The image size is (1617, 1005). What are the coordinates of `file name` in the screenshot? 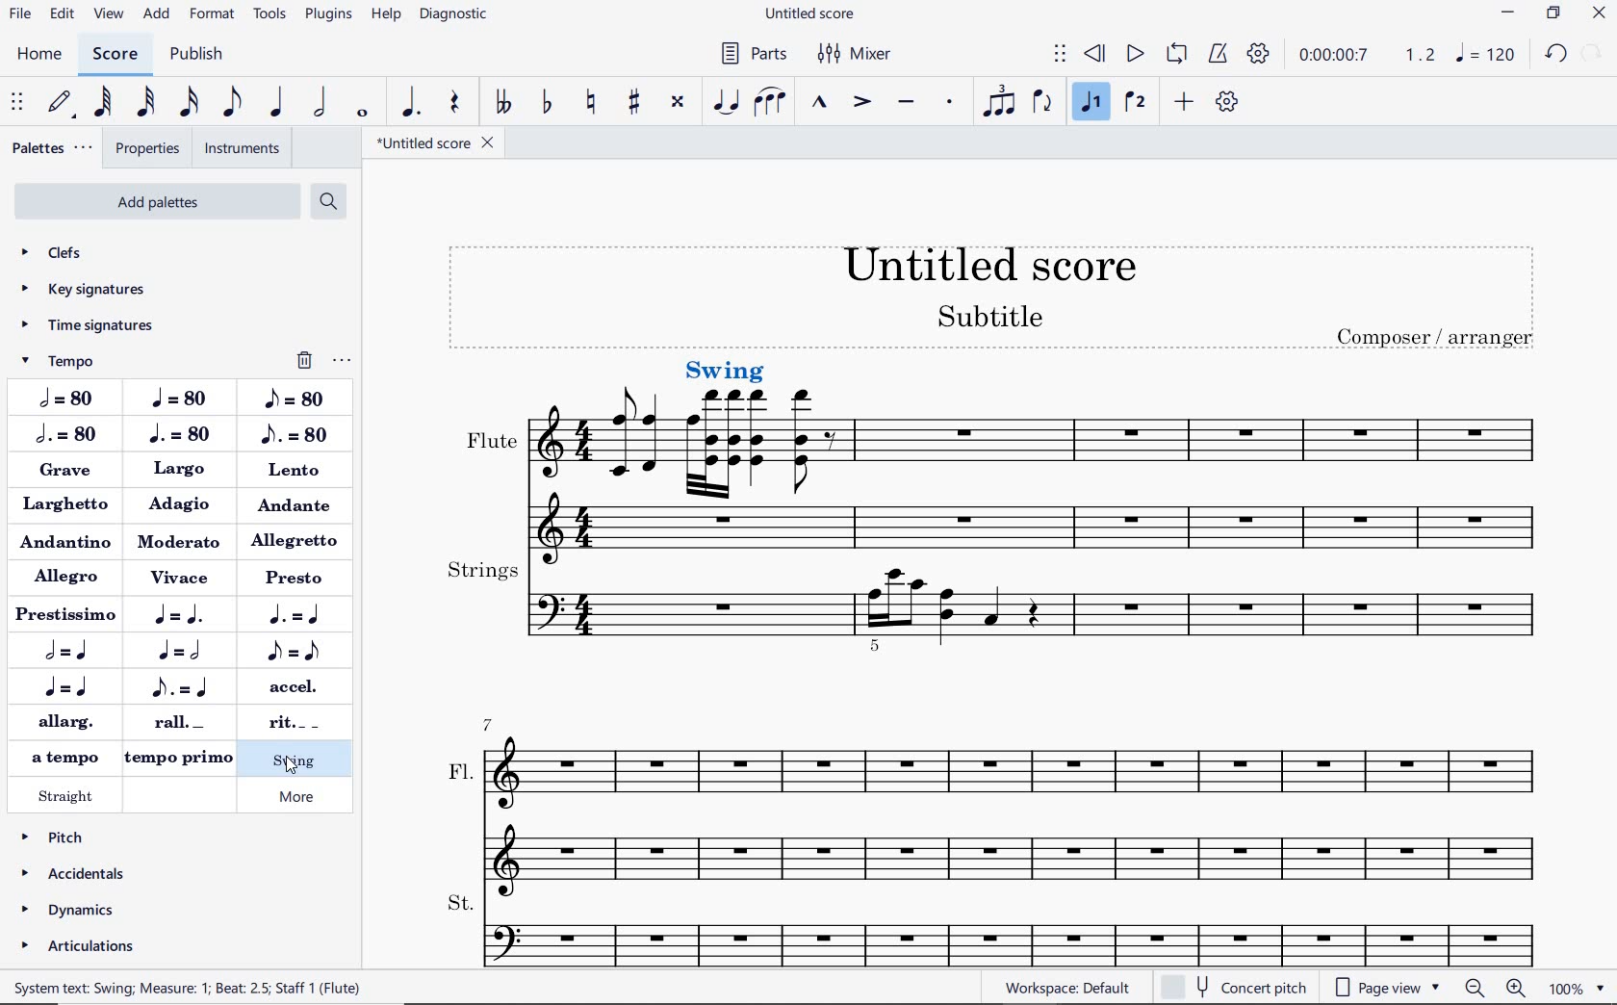 It's located at (815, 13).